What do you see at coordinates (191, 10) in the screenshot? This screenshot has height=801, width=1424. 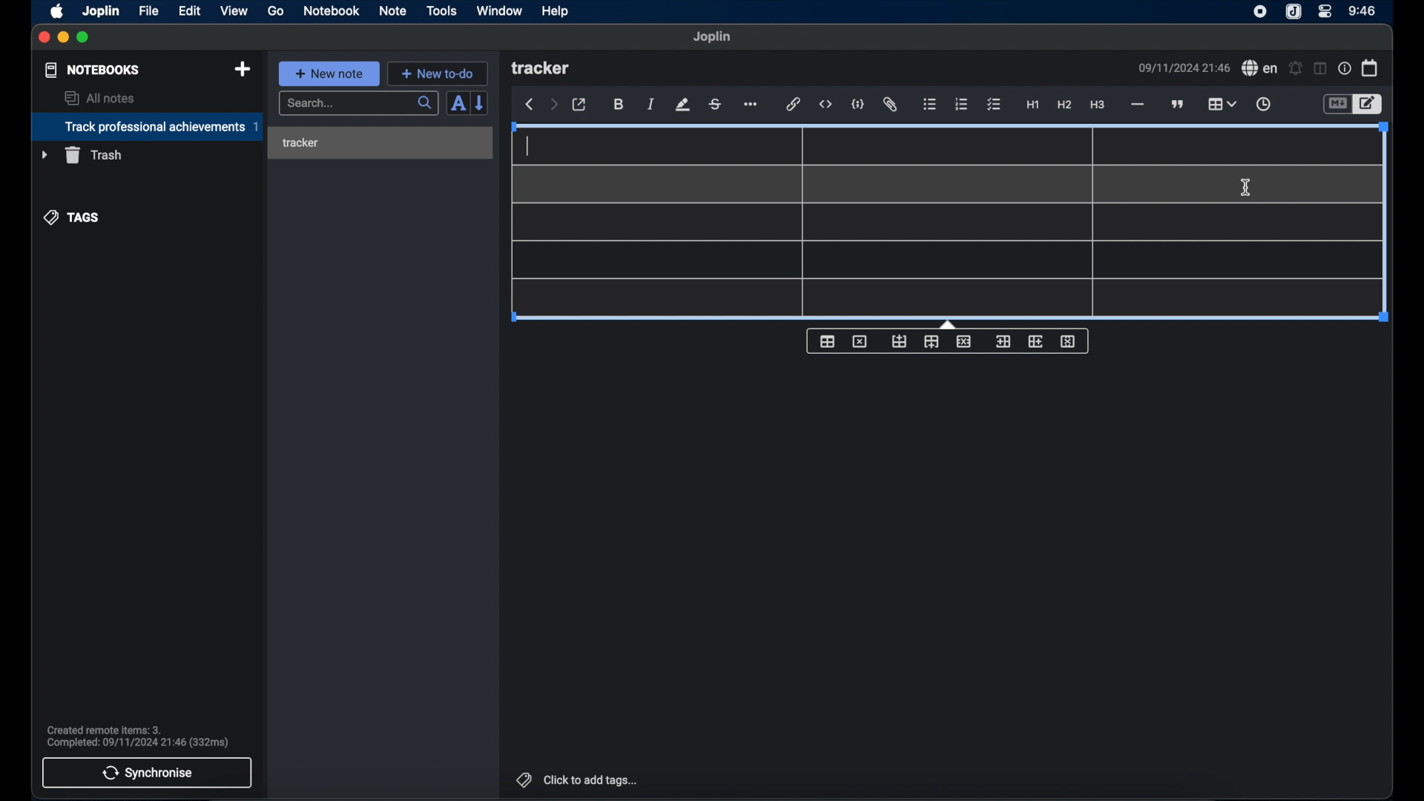 I see `edit` at bounding box center [191, 10].